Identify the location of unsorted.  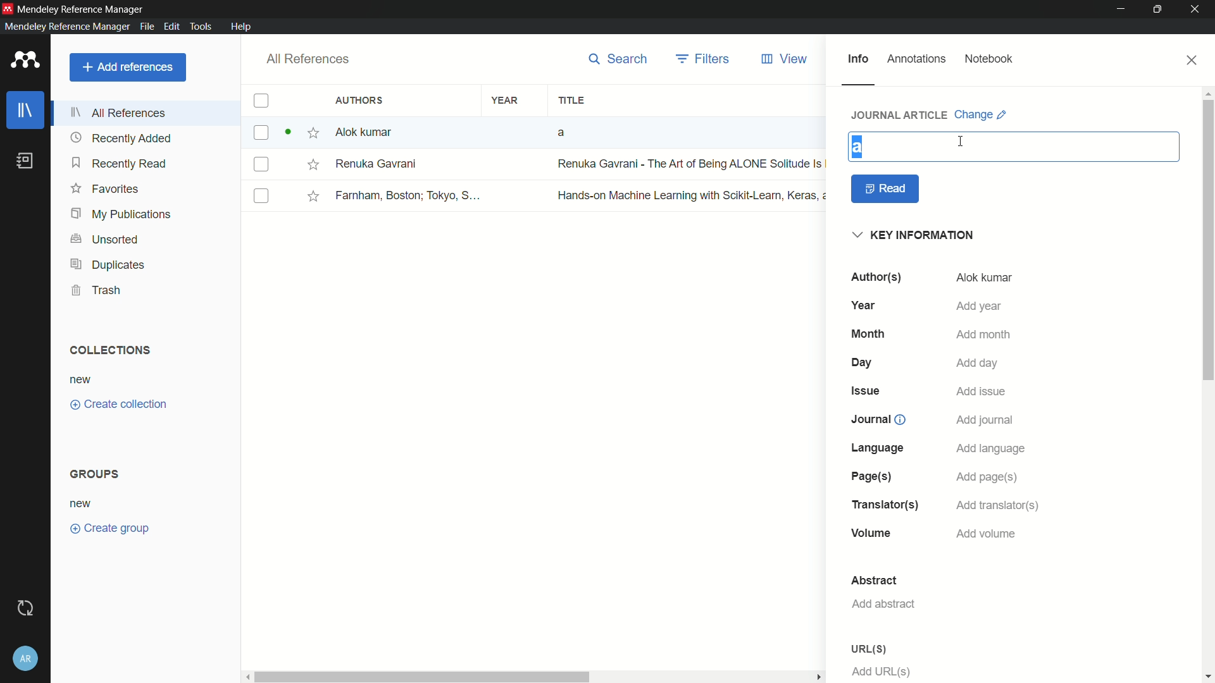
(106, 240).